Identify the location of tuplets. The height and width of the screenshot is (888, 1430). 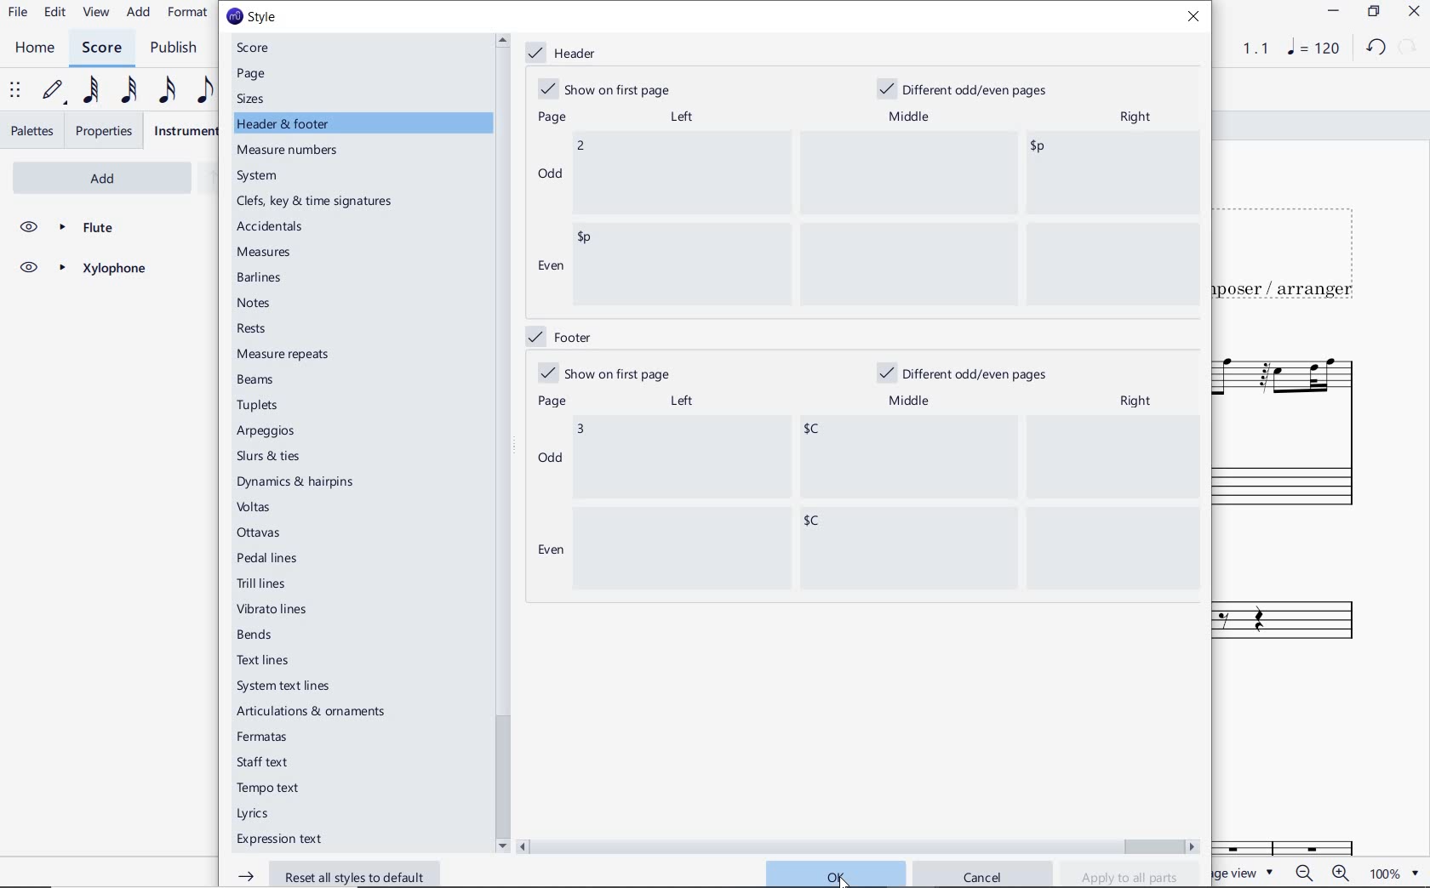
(260, 406).